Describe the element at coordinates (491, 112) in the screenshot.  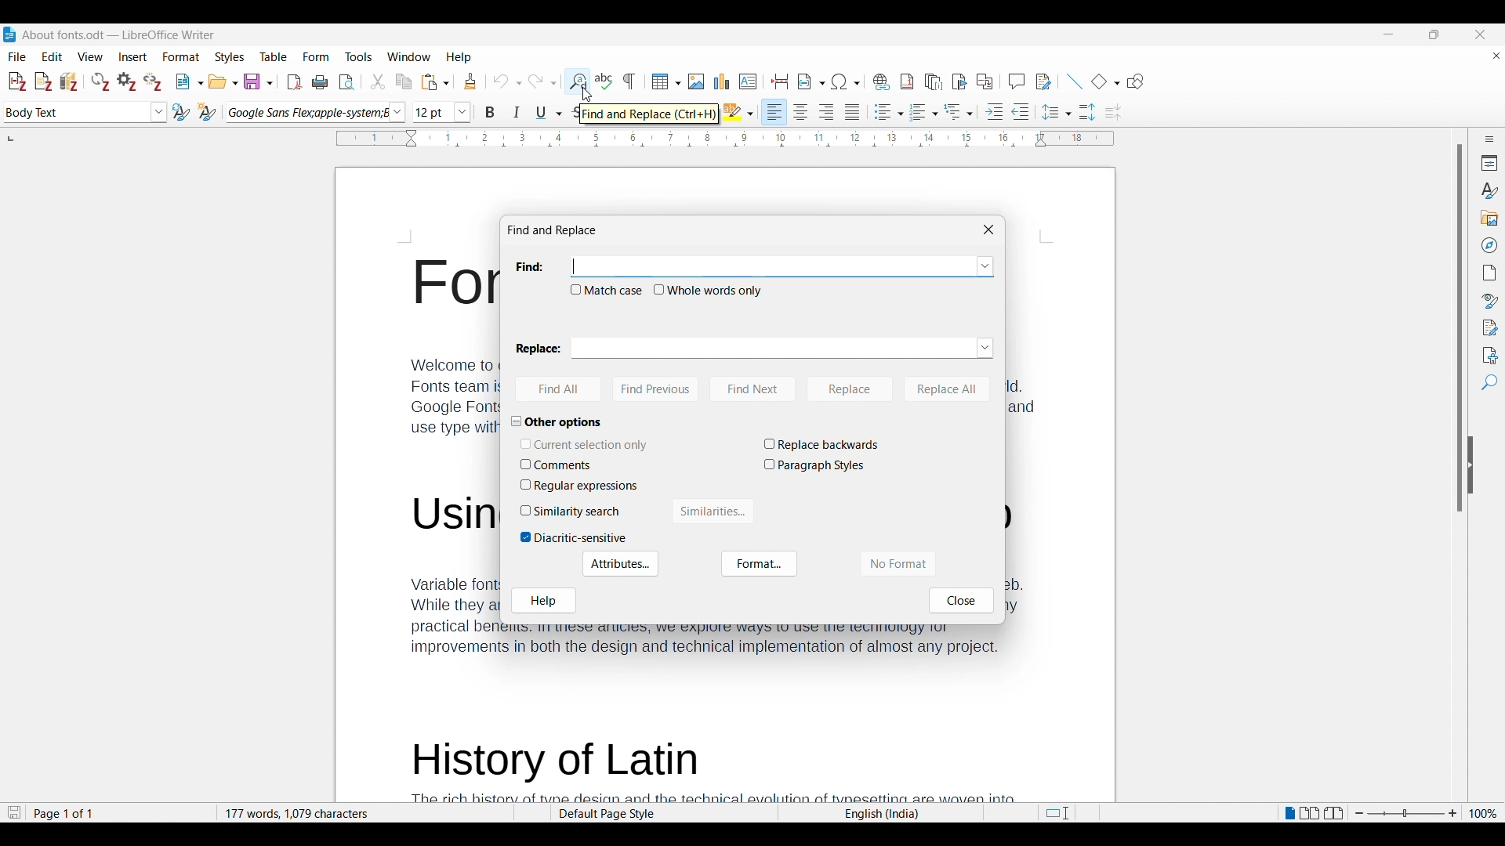
I see `Bold` at that location.